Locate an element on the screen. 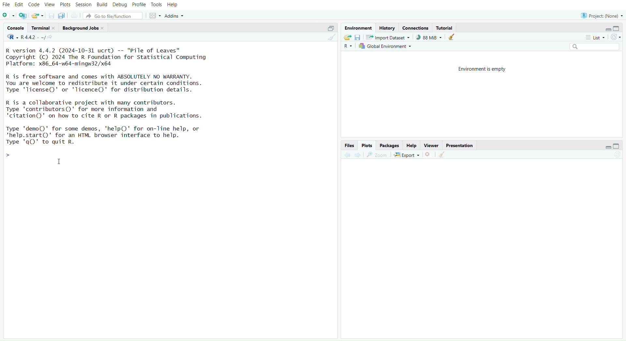  R is located at coordinates (348, 47).